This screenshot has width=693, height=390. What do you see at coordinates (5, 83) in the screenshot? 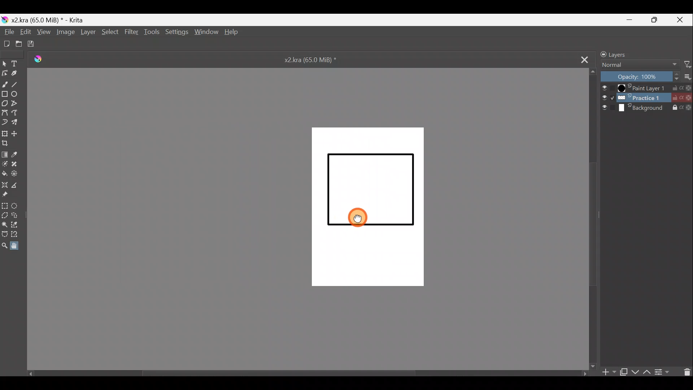
I see `Freehand brush tool` at bounding box center [5, 83].